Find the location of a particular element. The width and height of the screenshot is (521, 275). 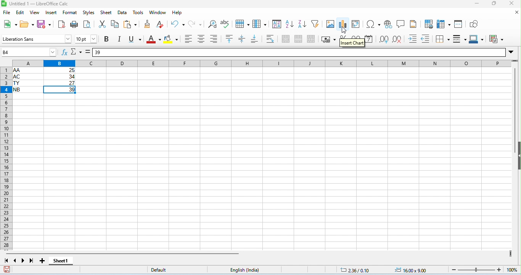

merge is located at coordinates (298, 39).